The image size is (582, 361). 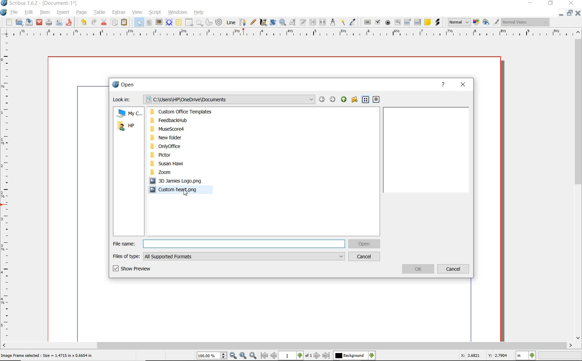 What do you see at coordinates (388, 23) in the screenshot?
I see `pdf radio box` at bounding box center [388, 23].